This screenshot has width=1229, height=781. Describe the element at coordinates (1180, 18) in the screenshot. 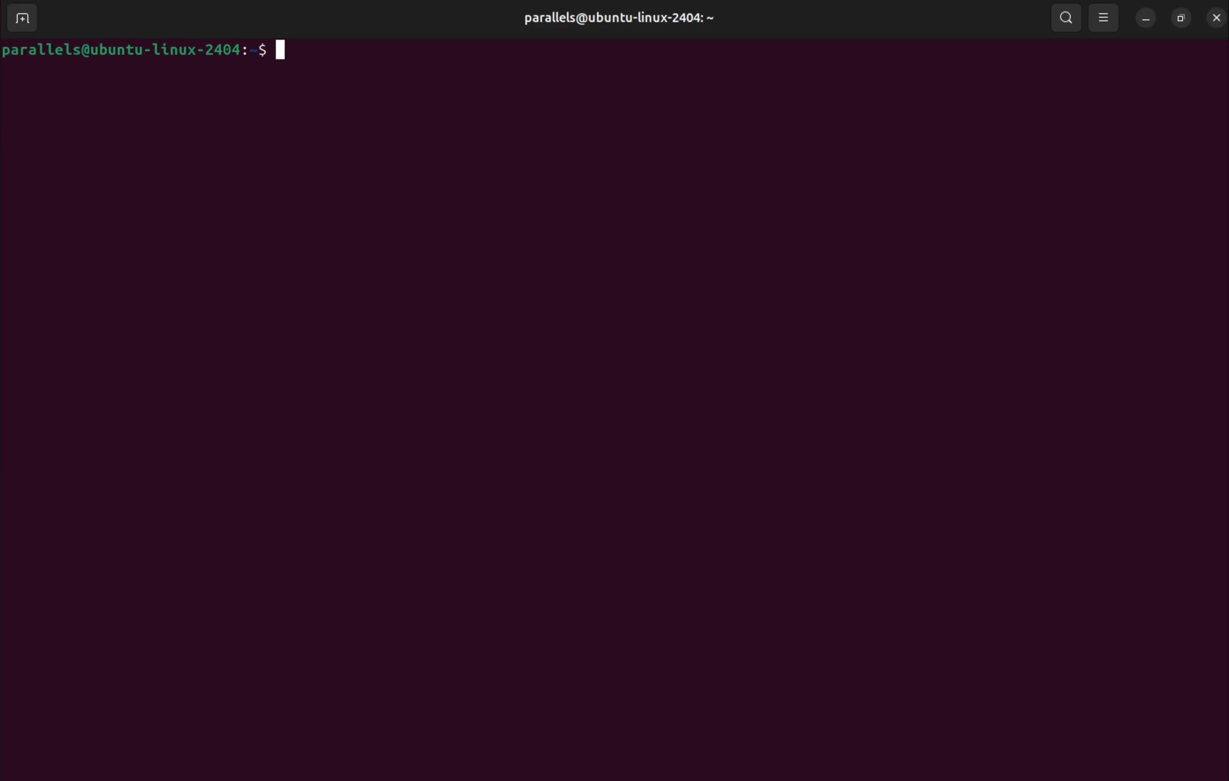

I see `resize` at that location.